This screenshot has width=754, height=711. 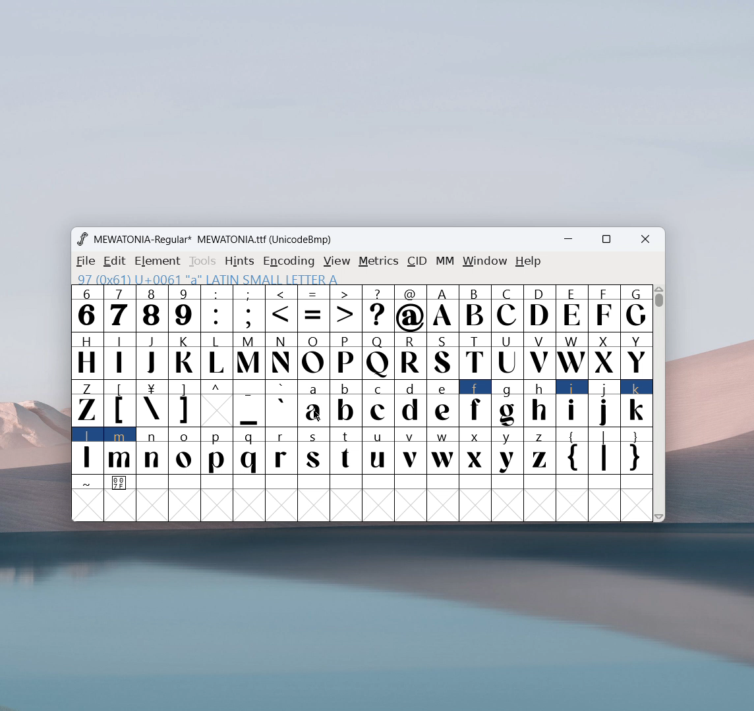 What do you see at coordinates (645, 240) in the screenshot?
I see `close` at bounding box center [645, 240].